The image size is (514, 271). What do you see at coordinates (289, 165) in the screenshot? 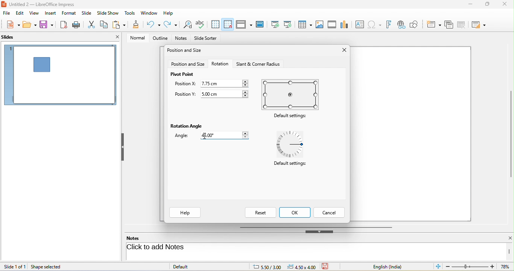
I see `default settings` at bounding box center [289, 165].